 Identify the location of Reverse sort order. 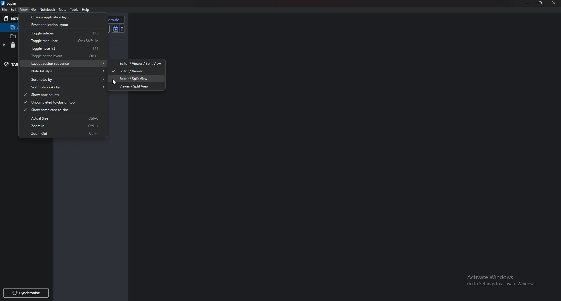
(122, 29).